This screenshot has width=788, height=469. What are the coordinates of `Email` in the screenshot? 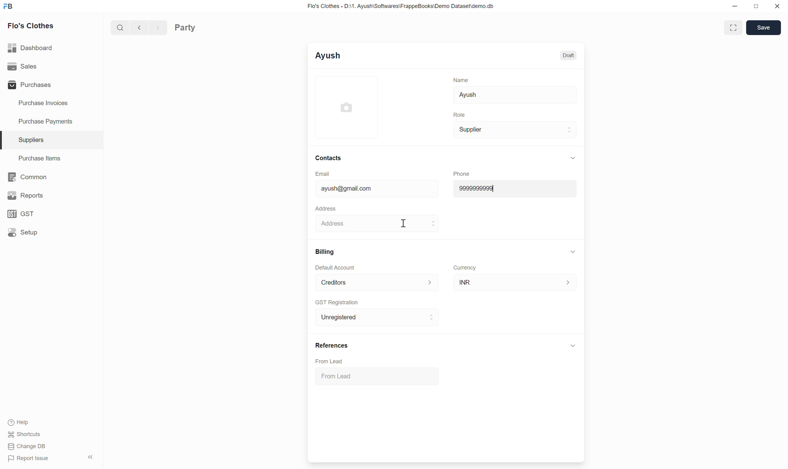 It's located at (322, 174).